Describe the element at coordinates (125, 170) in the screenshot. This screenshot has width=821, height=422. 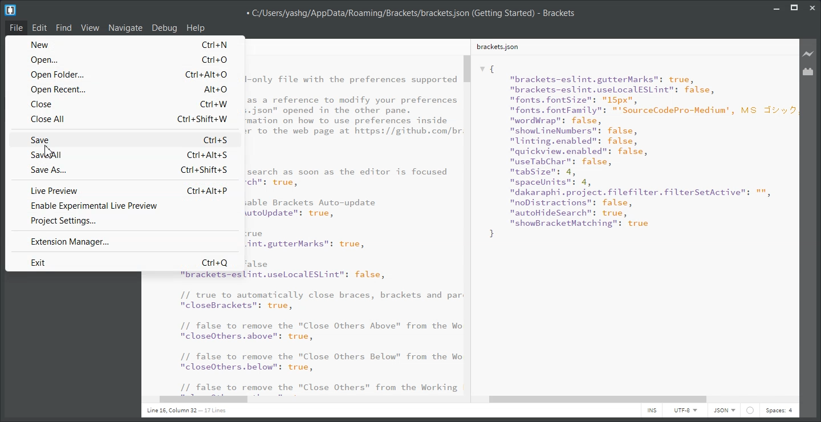
I see `Save As...    Ctrl+Shift+S` at that location.